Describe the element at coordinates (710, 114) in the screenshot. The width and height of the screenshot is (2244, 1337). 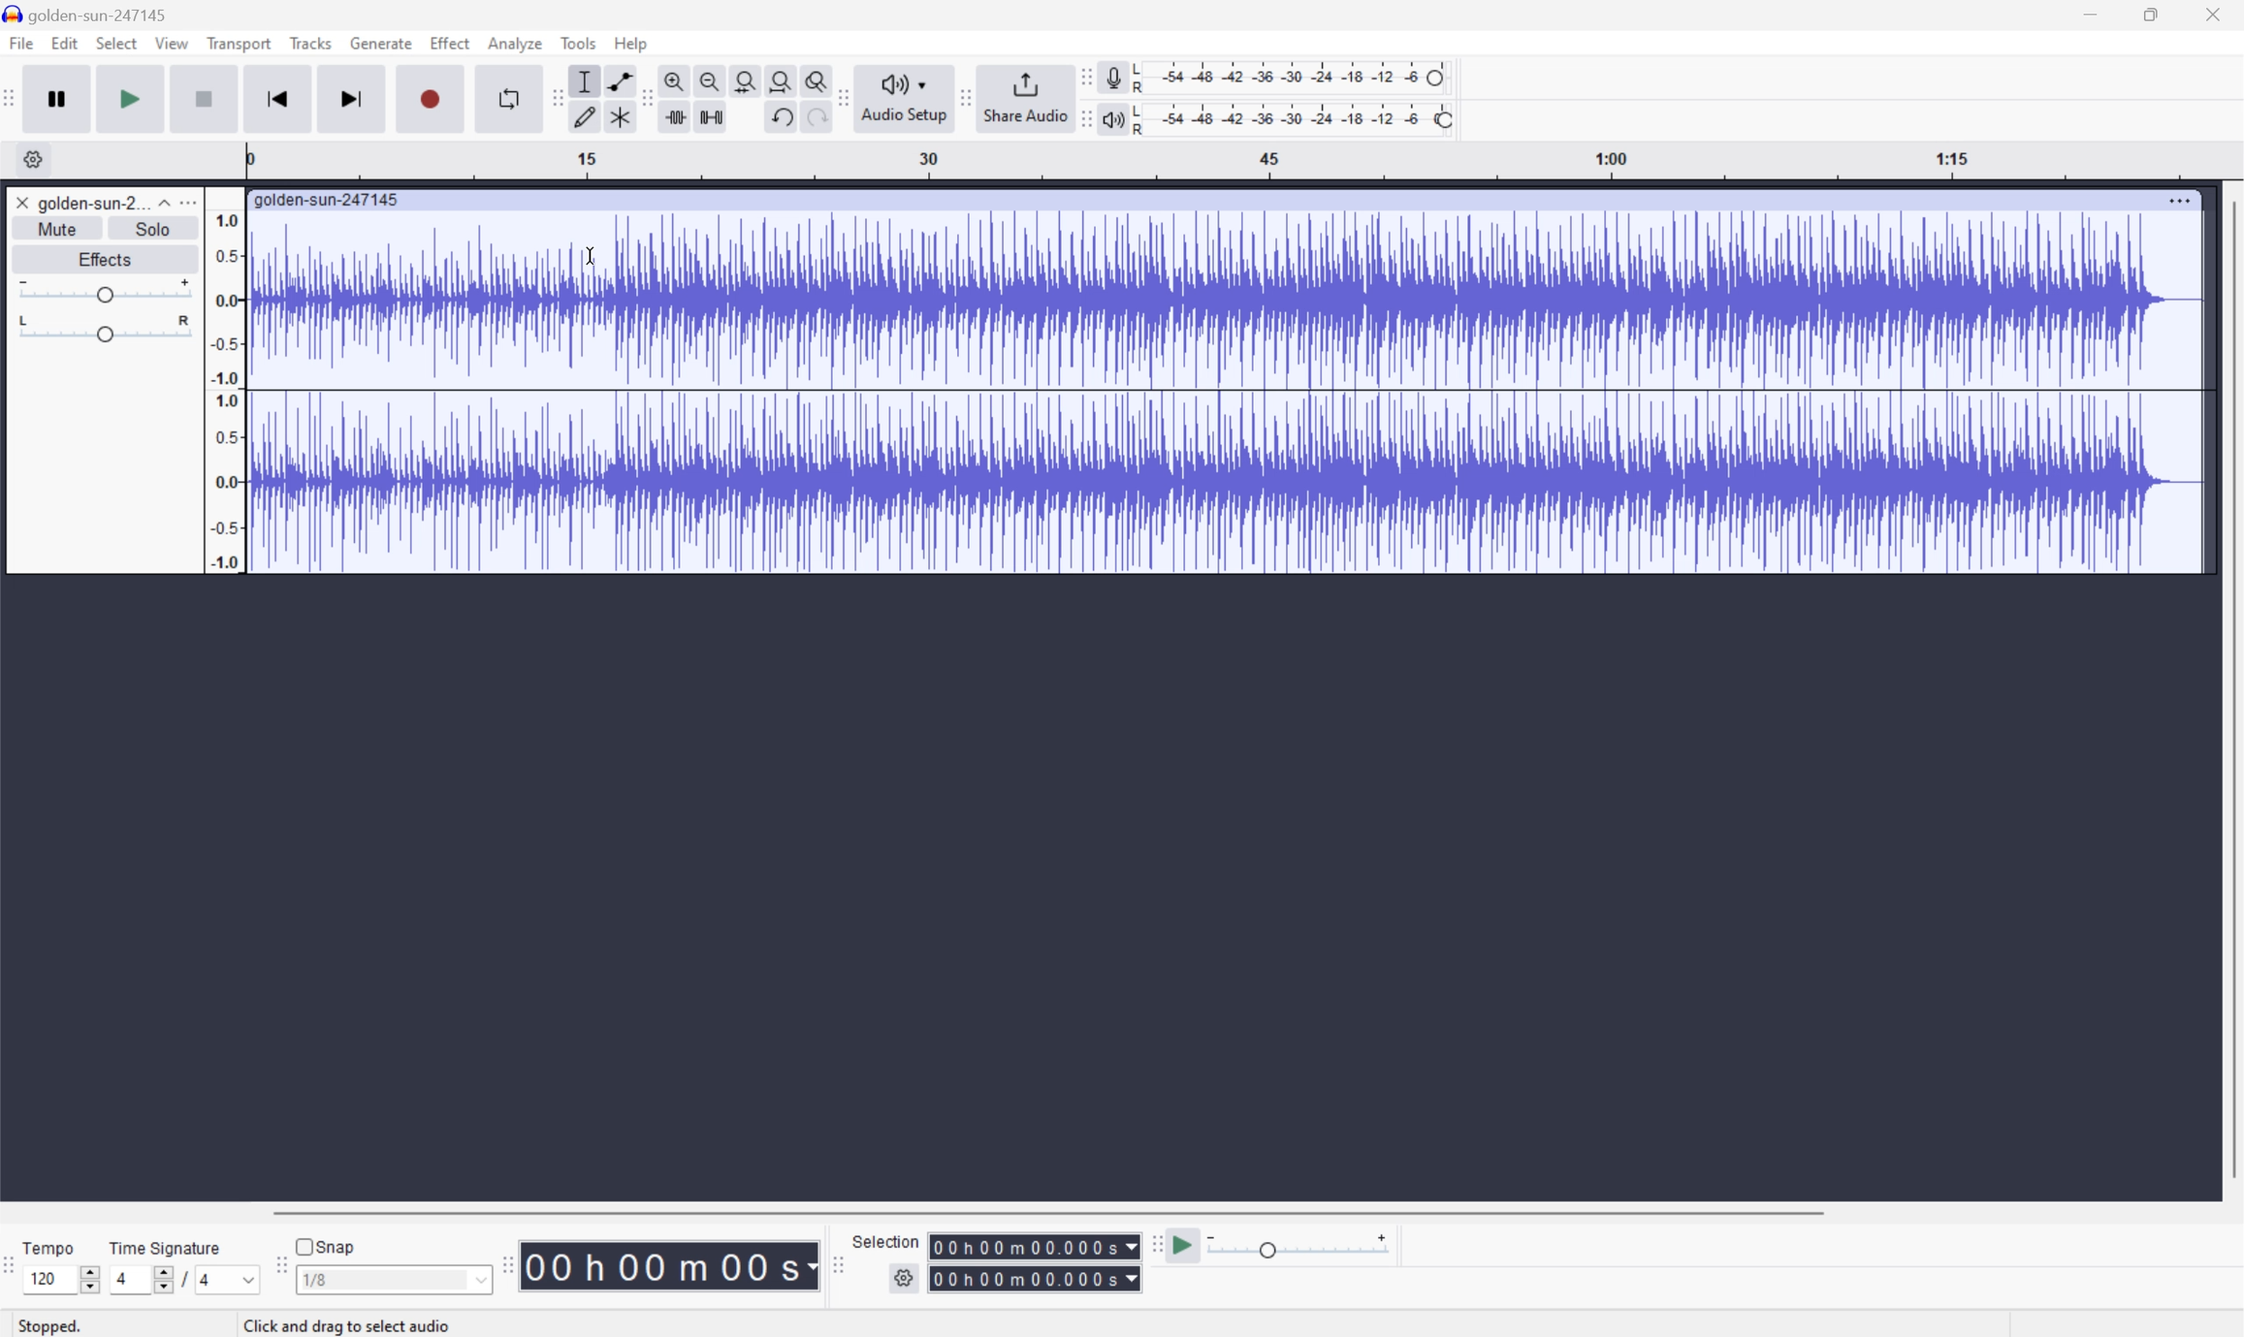
I see `Silence audio selection` at that location.